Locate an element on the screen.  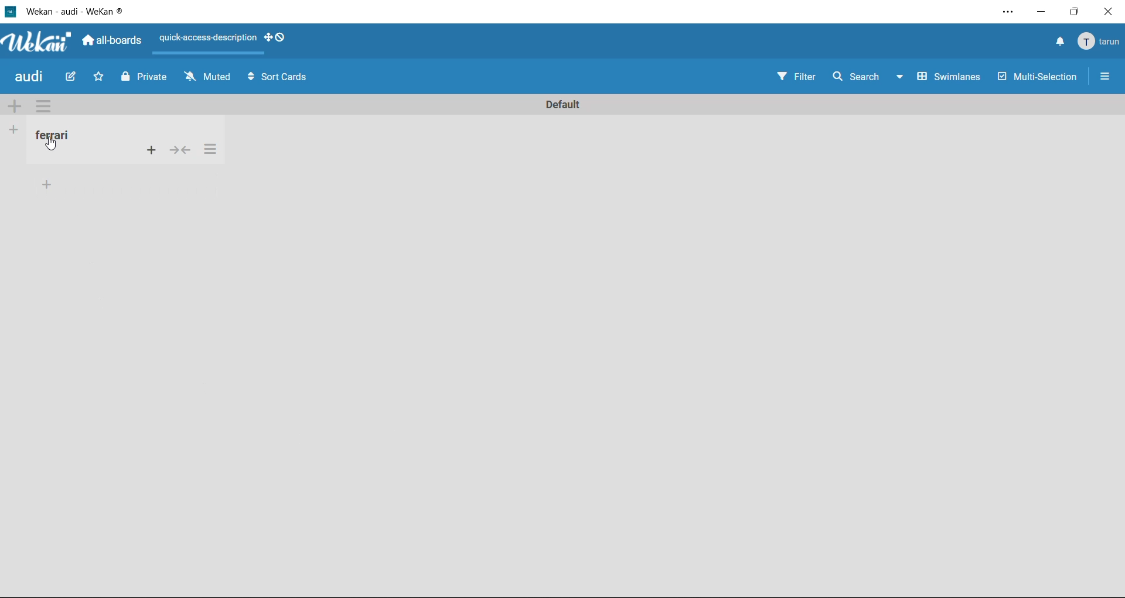
Swimlanes is located at coordinates (949, 78).